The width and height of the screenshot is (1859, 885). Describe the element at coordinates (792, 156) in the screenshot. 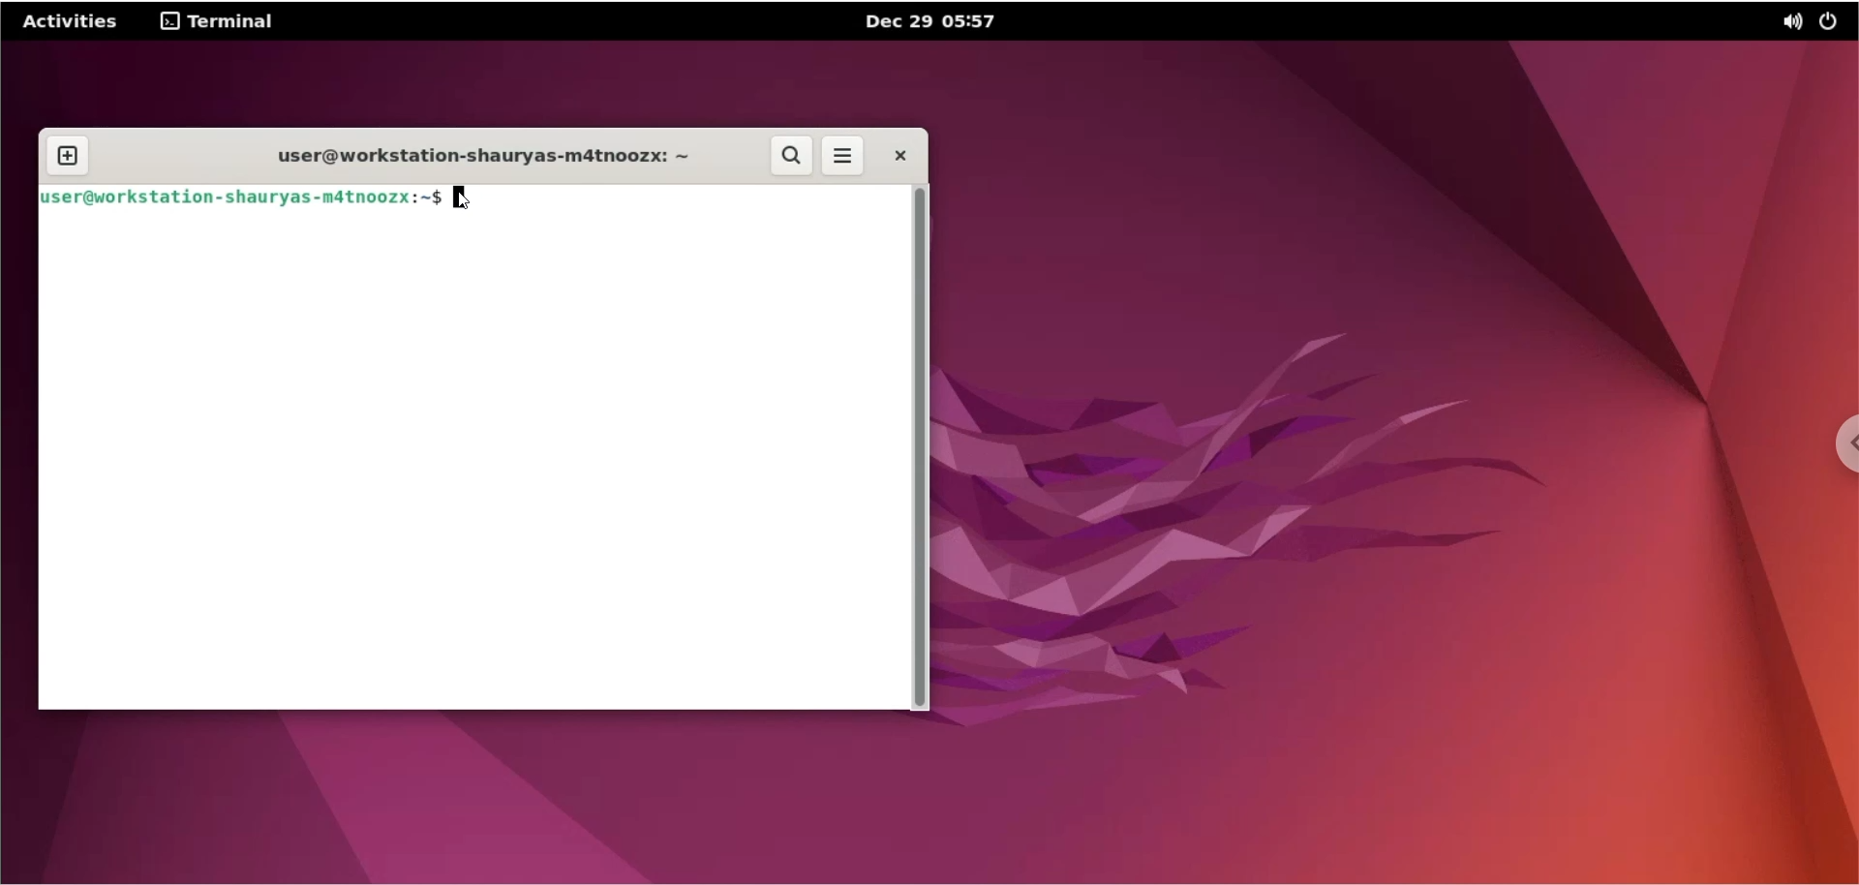

I see `search ` at that location.